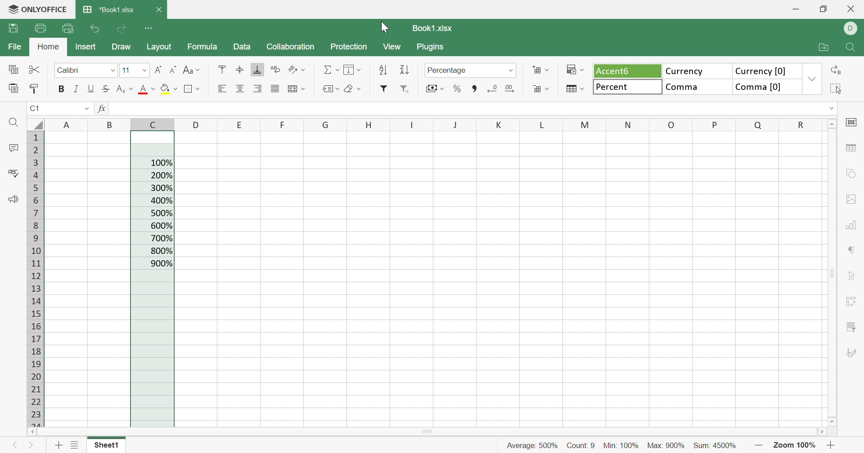 The width and height of the screenshot is (864, 453). What do you see at coordinates (160, 225) in the screenshot?
I see `600%` at bounding box center [160, 225].